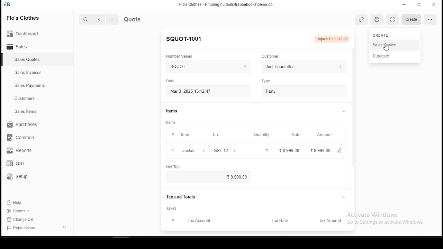 Image resolution: width=443 pixels, height=249 pixels. What do you see at coordinates (377, 20) in the screenshot?
I see `printer` at bounding box center [377, 20].